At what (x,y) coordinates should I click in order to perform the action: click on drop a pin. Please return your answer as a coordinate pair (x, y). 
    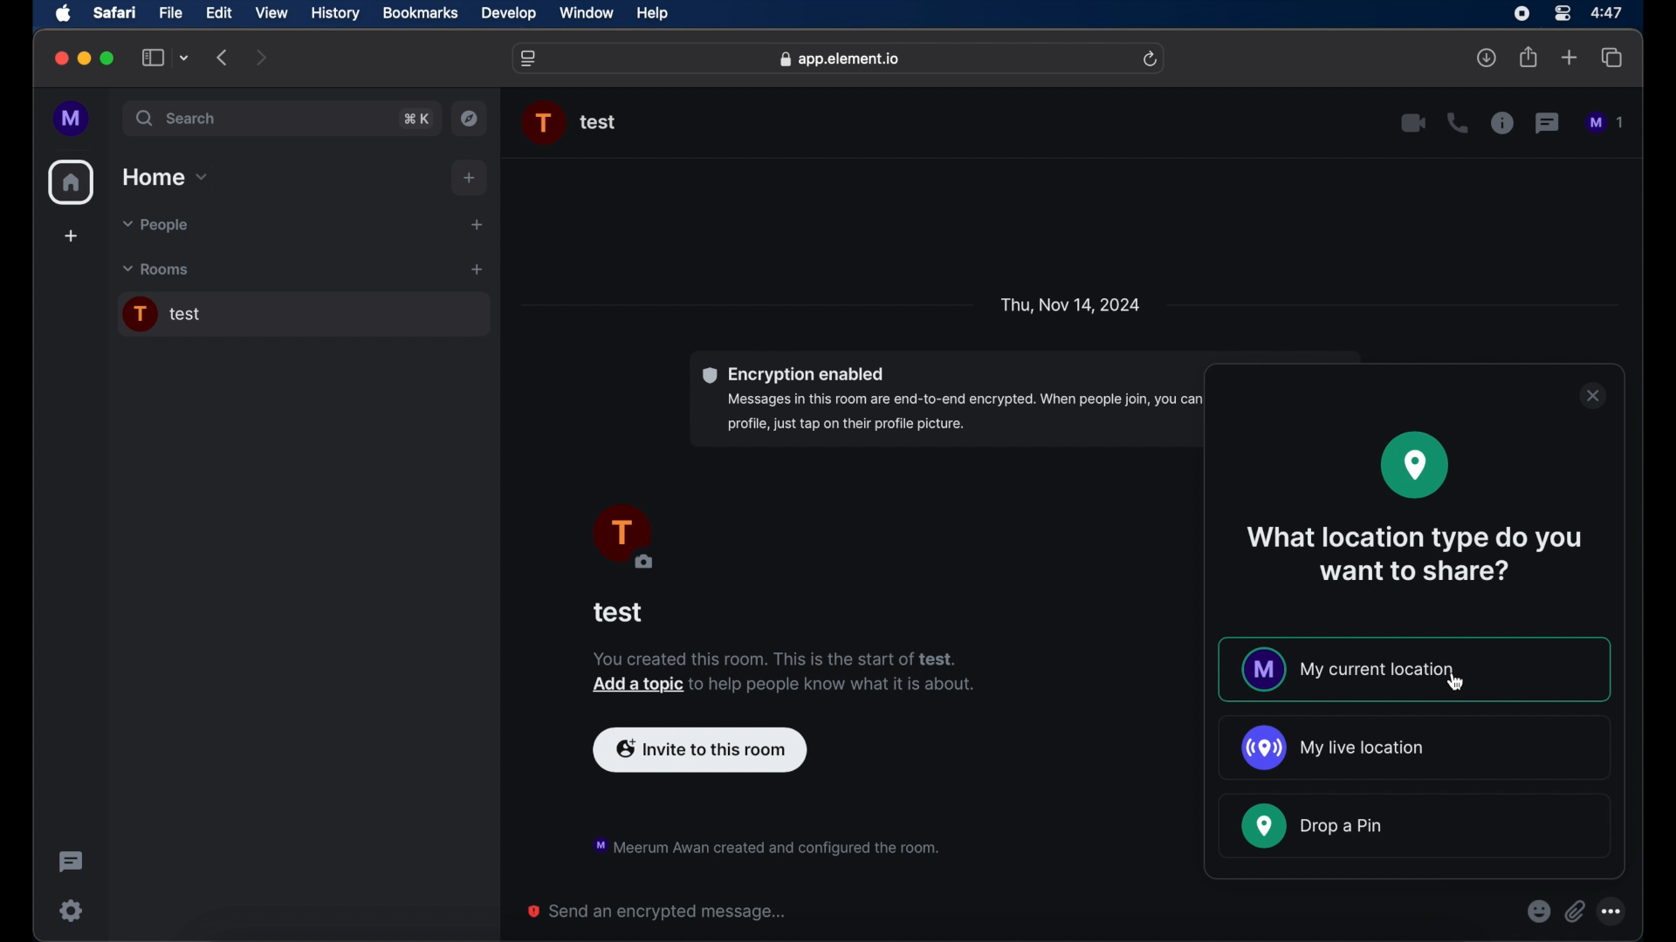
    Looking at the image, I should click on (1313, 826).